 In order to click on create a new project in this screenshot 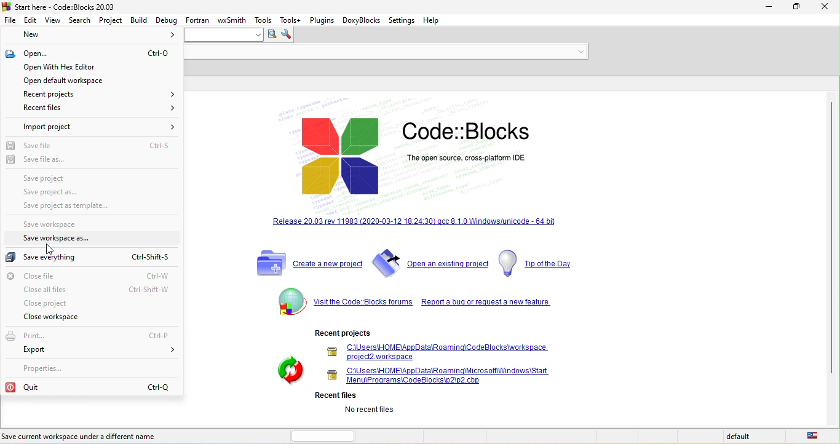, I will do `click(306, 263)`.